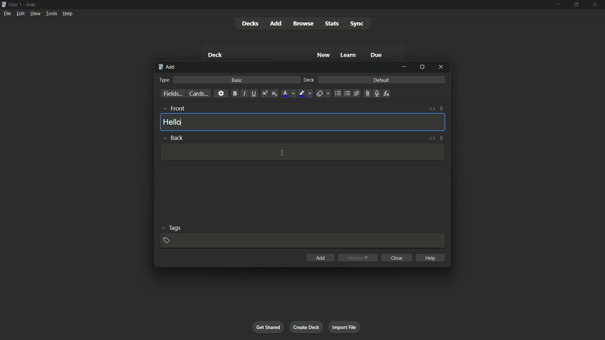  Describe the element at coordinates (221, 93) in the screenshot. I see `settings` at that location.